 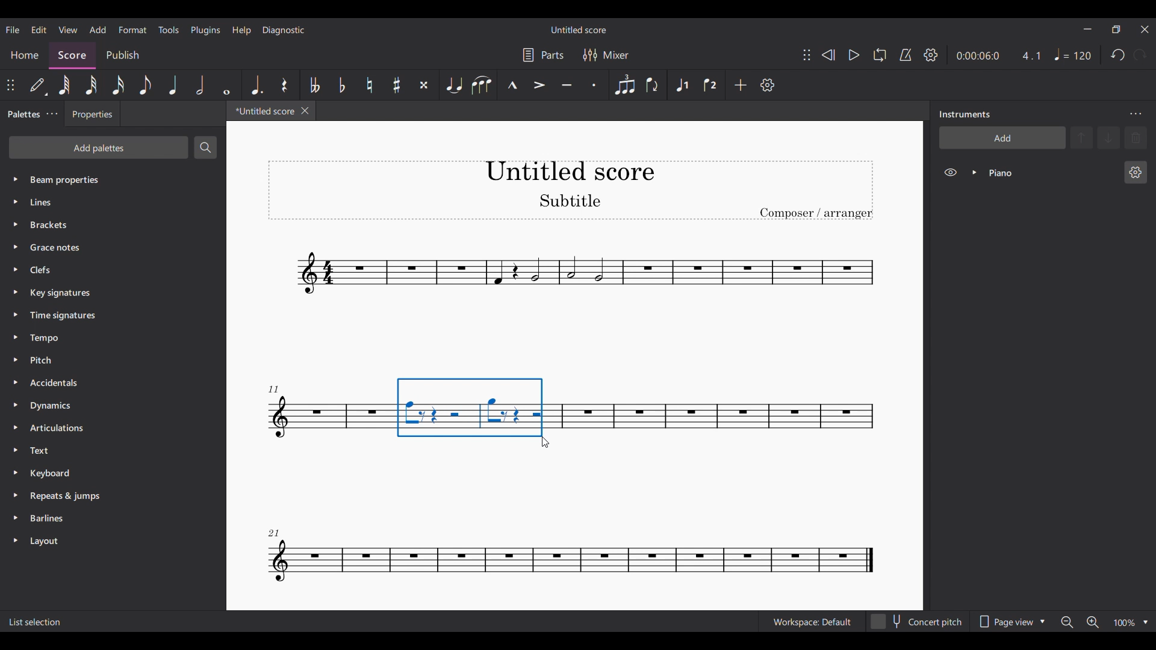 What do you see at coordinates (1136, 138) in the screenshot?
I see `Delete` at bounding box center [1136, 138].